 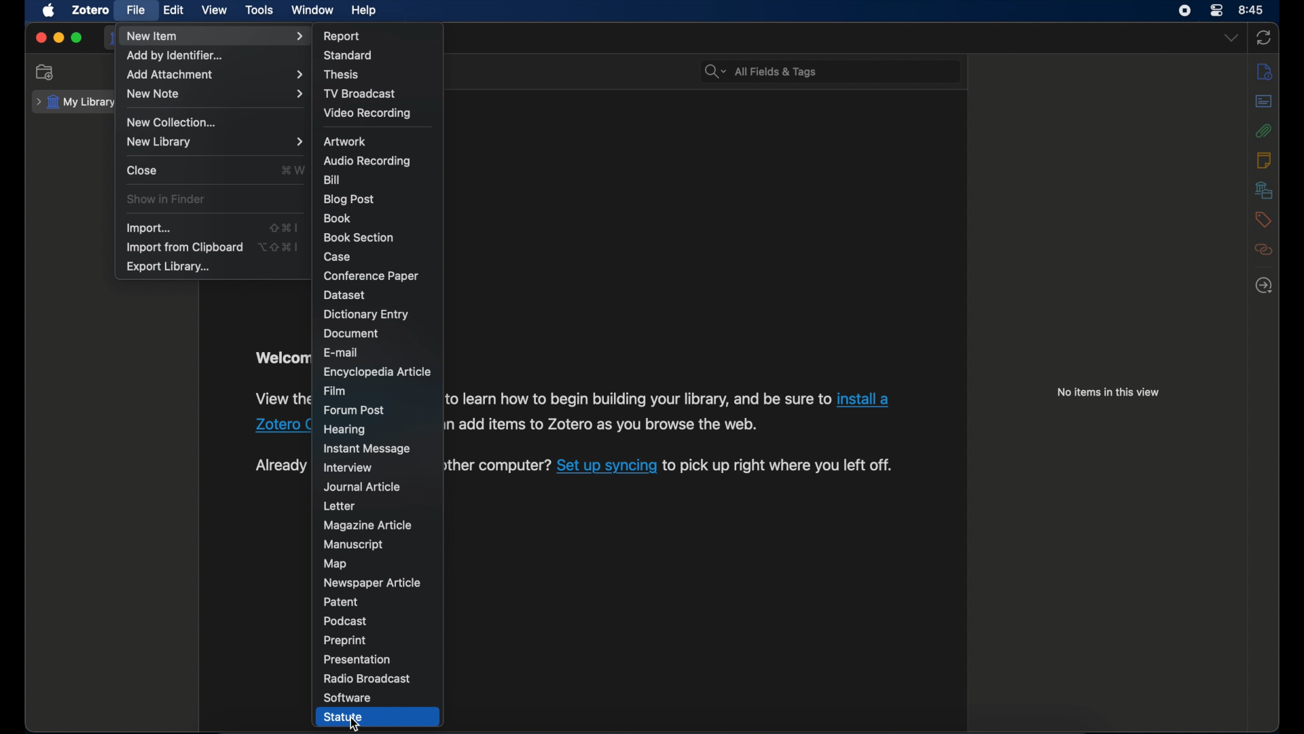 I want to click on magazine article, so click(x=366, y=525).